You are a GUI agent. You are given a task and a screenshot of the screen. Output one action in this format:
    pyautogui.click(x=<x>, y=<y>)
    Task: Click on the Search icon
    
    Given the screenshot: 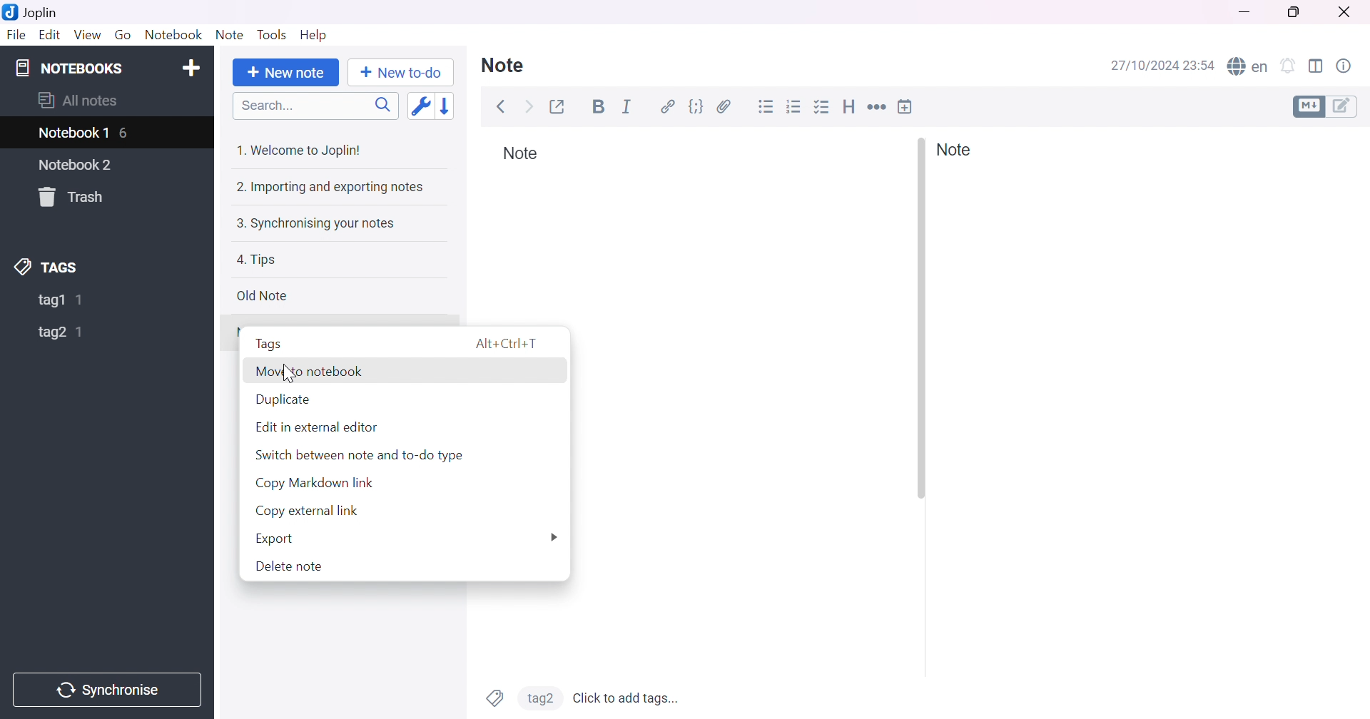 What is the action you would take?
    pyautogui.click(x=379, y=107)
    